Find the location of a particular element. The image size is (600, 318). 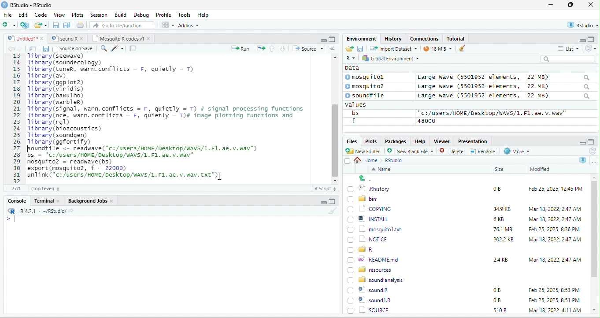

Size is located at coordinates (500, 170).